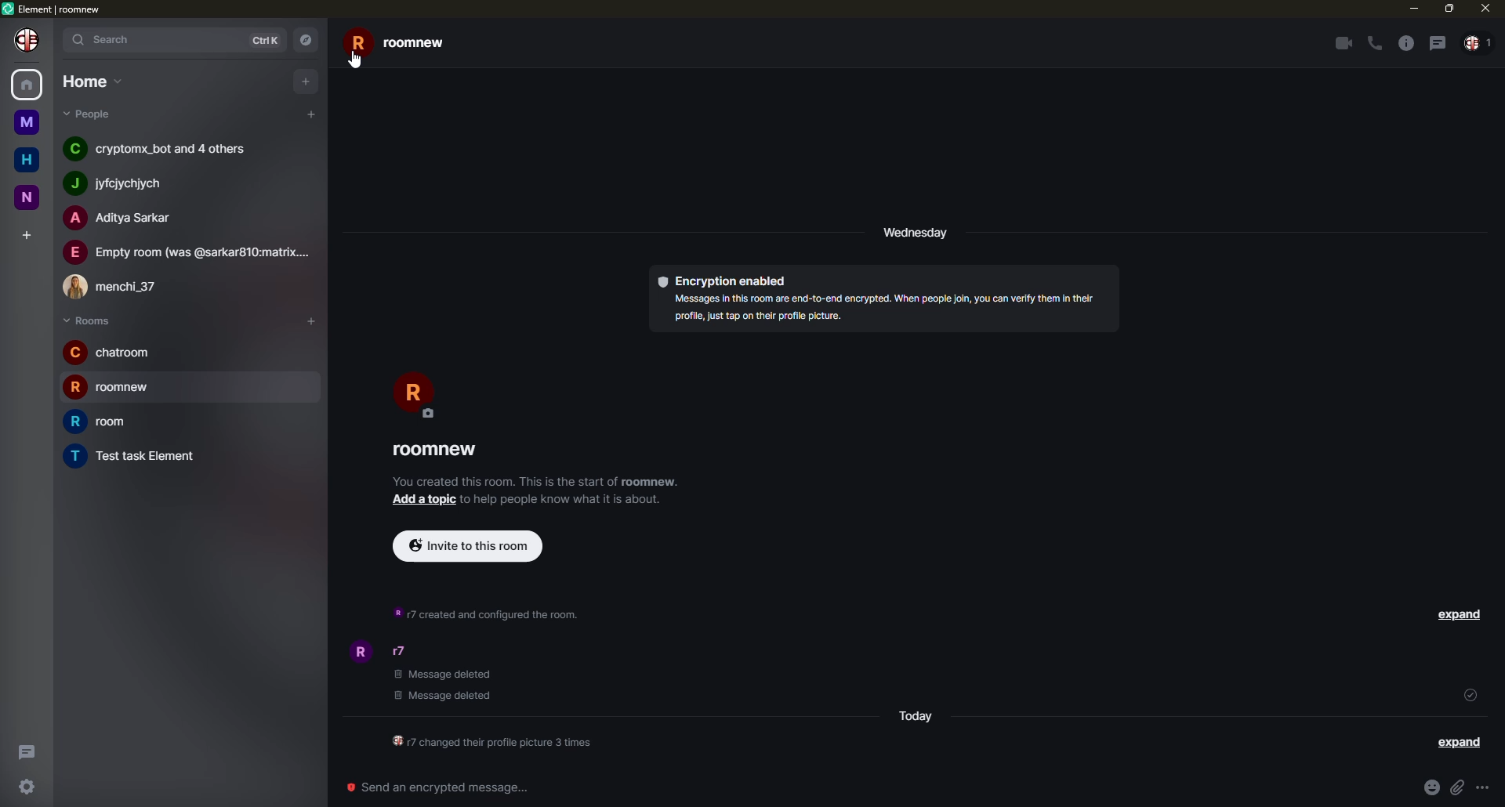 Image resolution: width=1505 pixels, height=807 pixels. What do you see at coordinates (918, 233) in the screenshot?
I see `day` at bounding box center [918, 233].